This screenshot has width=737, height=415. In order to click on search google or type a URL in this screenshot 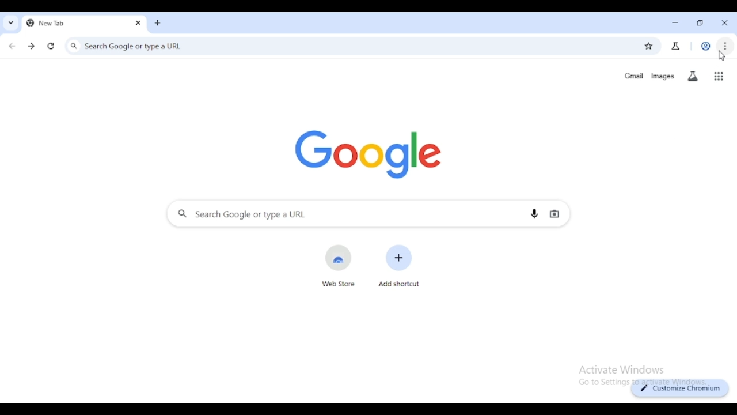, I will do `click(344, 46)`.